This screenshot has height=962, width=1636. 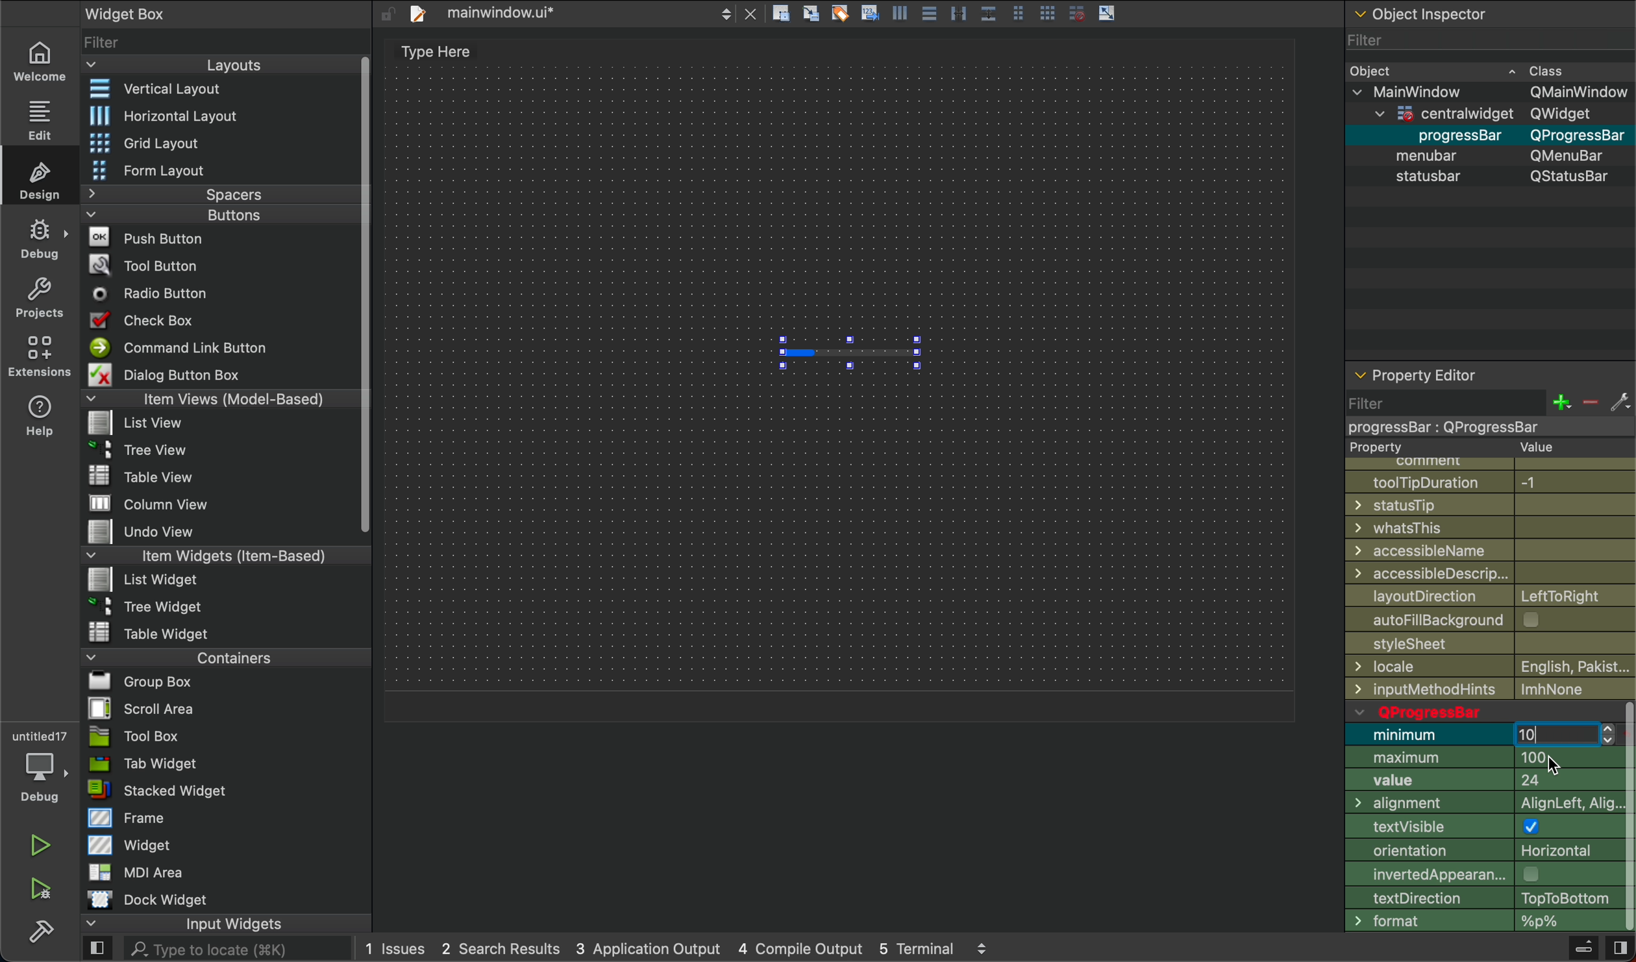 I want to click on minimum, so click(x=1425, y=736).